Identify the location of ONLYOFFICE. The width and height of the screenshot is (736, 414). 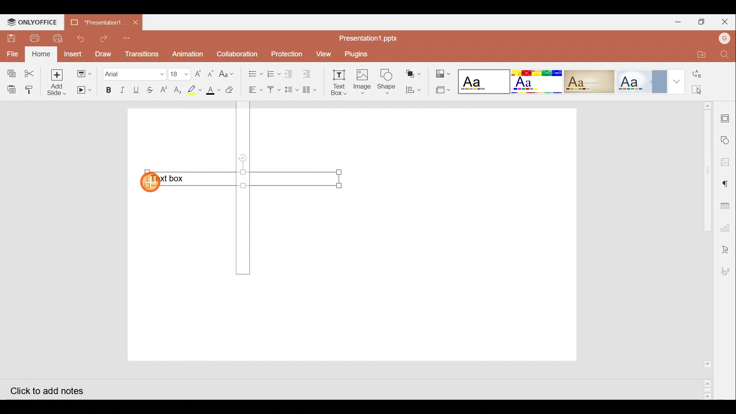
(31, 22).